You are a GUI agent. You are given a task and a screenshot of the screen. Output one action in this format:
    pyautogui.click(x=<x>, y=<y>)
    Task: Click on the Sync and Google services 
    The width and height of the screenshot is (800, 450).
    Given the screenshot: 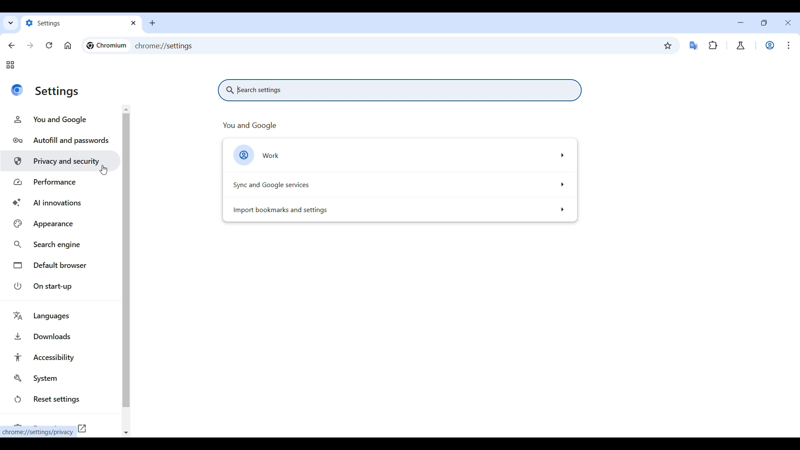 What is the action you would take?
    pyautogui.click(x=400, y=185)
    